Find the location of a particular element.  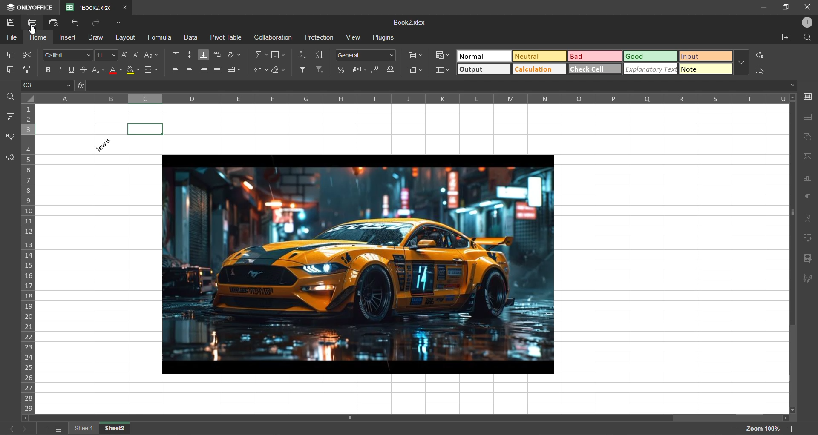

next is located at coordinates (25, 428).